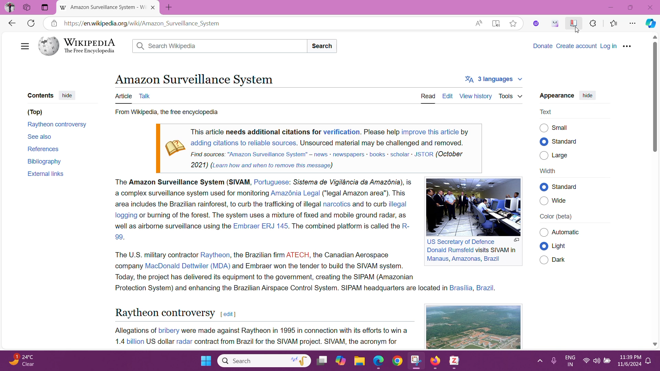  Describe the element at coordinates (280, 288) in the screenshot. I see `Protection System) and enhancing the Brazilian Airspace Control System. SIPAM headquarters are located in` at that location.